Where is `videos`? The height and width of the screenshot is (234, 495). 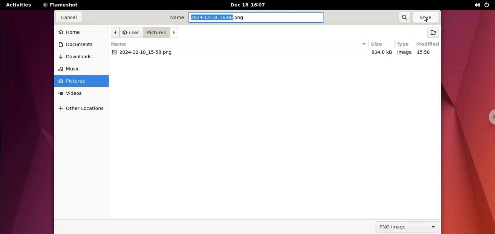
videos is located at coordinates (81, 93).